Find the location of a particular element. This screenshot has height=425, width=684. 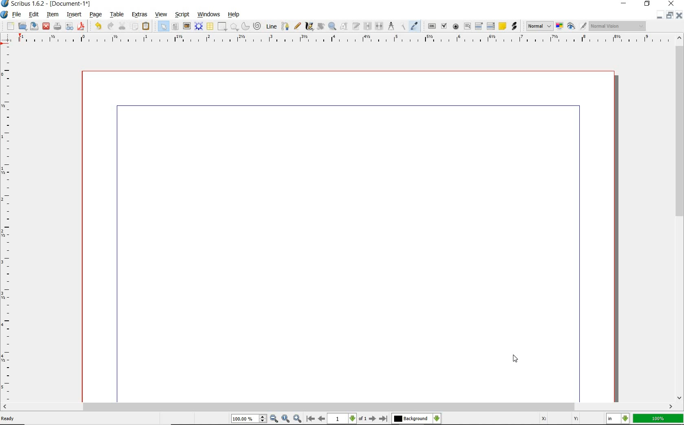

cursor is located at coordinates (515, 360).